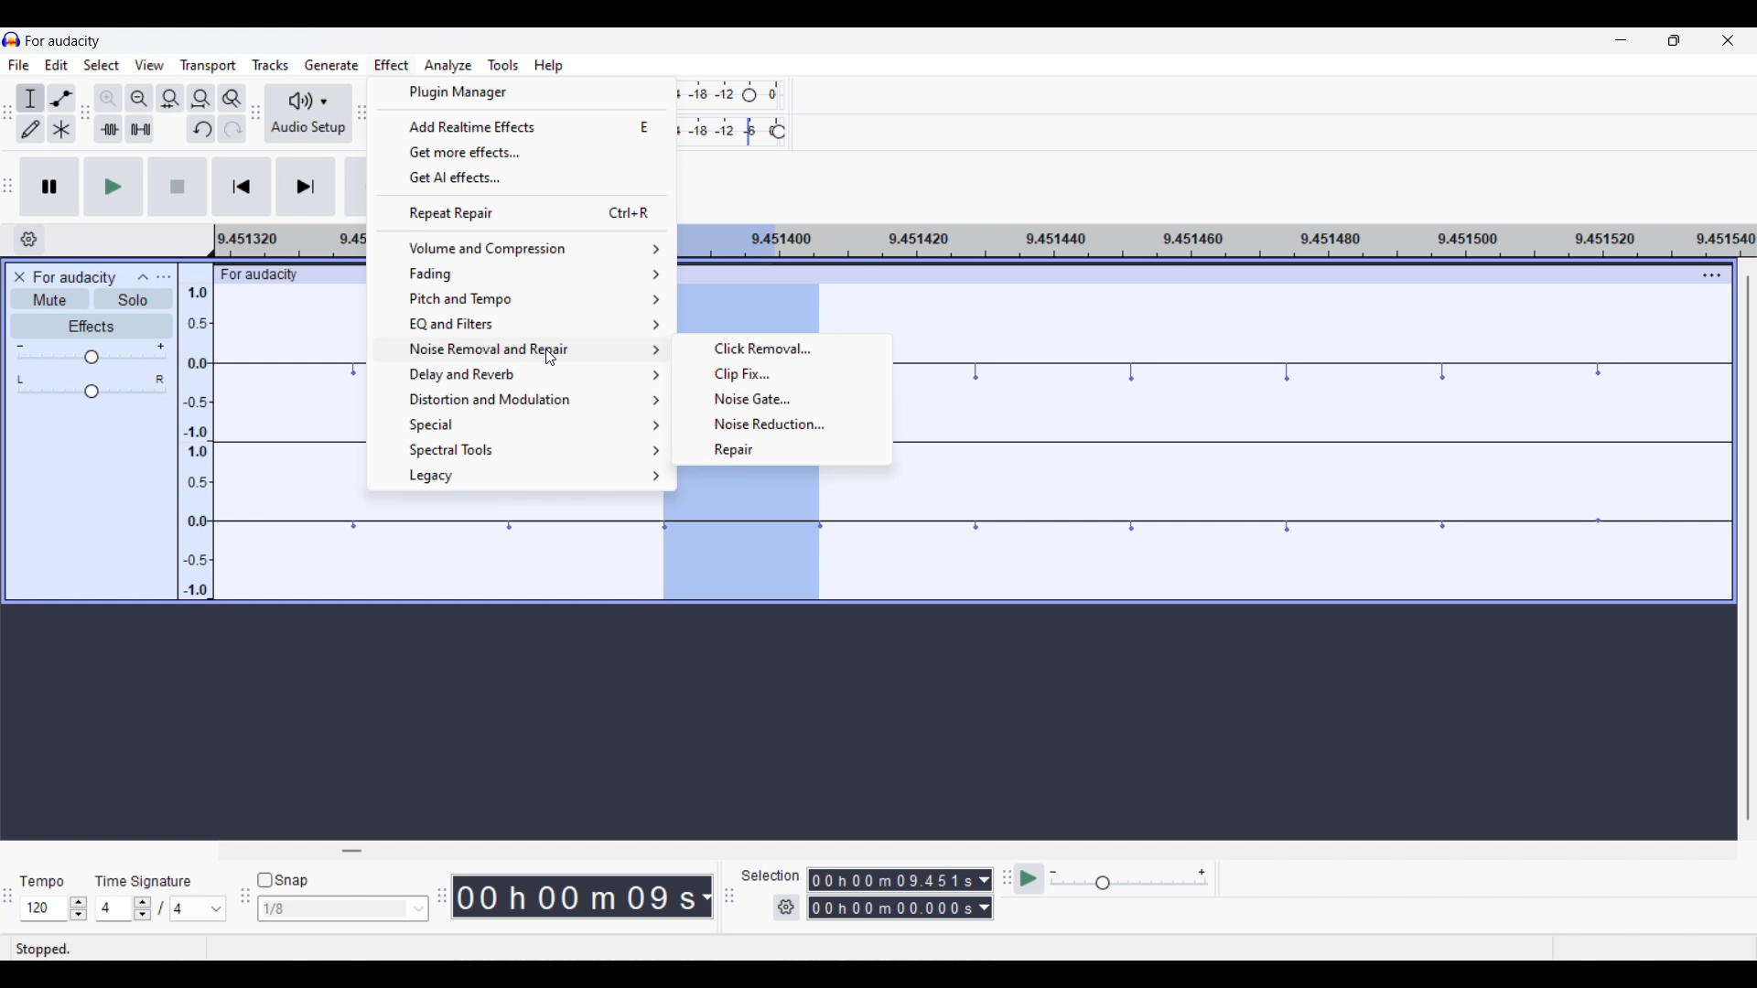 The width and height of the screenshot is (1757, 988). Describe the element at coordinates (523, 212) in the screenshot. I see `Repeat last repair` at that location.